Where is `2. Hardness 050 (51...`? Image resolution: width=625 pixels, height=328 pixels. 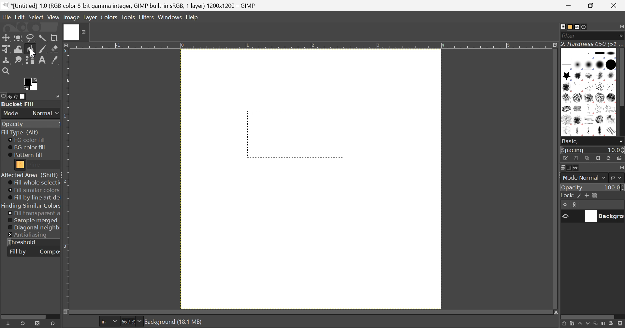 2. Hardness 050 (51... is located at coordinates (592, 44).